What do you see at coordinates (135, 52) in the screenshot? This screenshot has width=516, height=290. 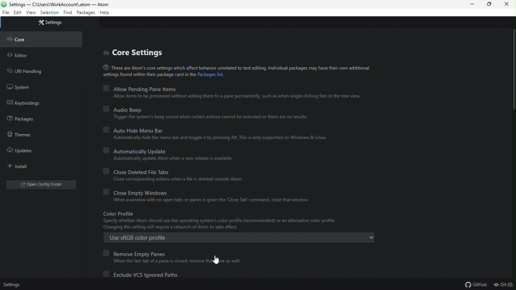 I see `core settings` at bounding box center [135, 52].